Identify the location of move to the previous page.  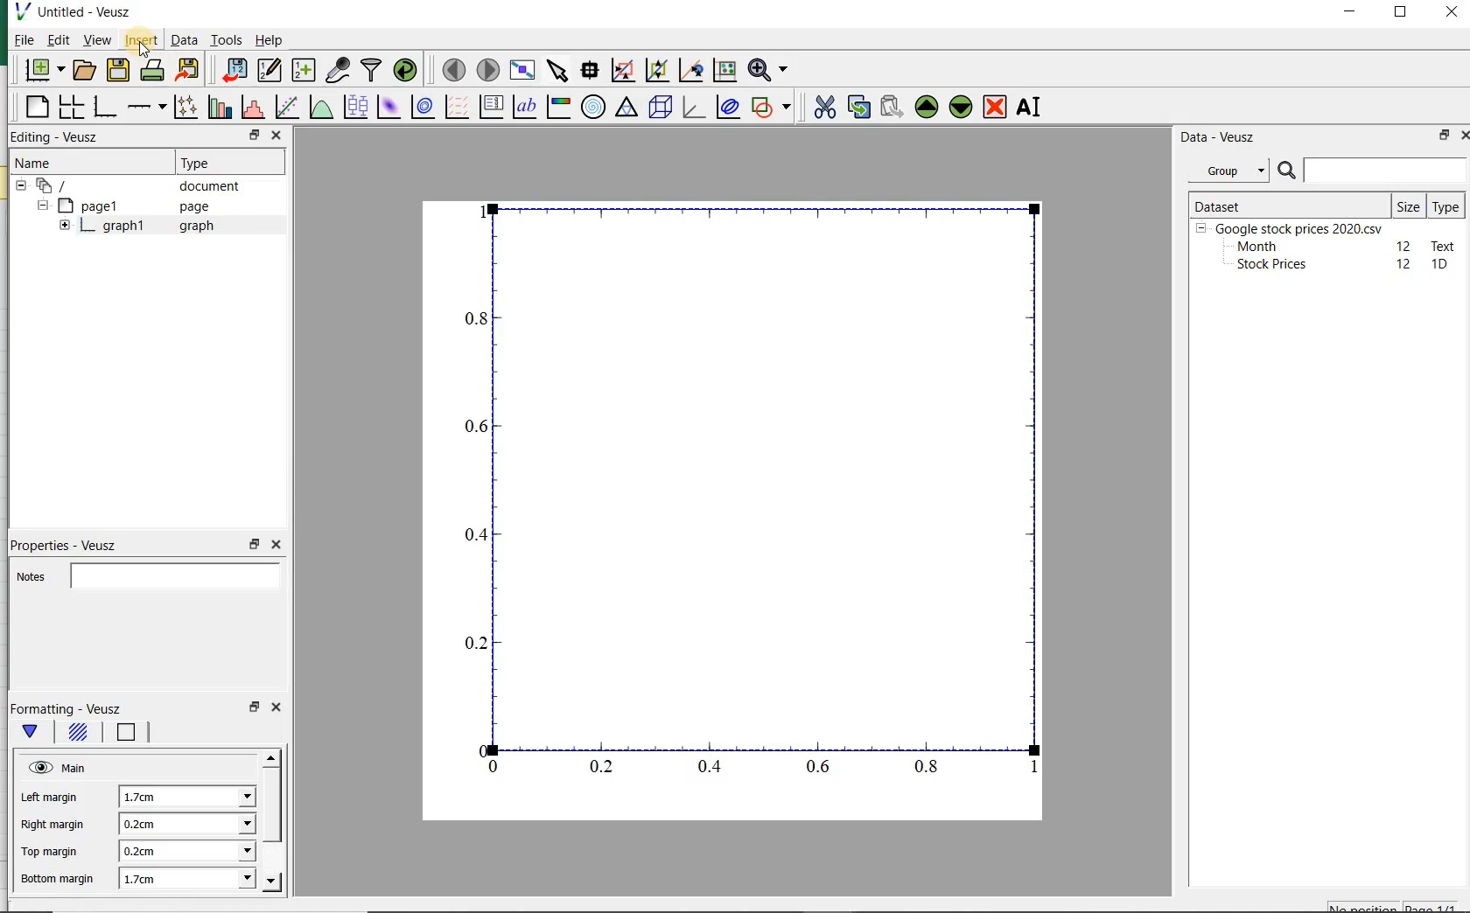
(451, 68).